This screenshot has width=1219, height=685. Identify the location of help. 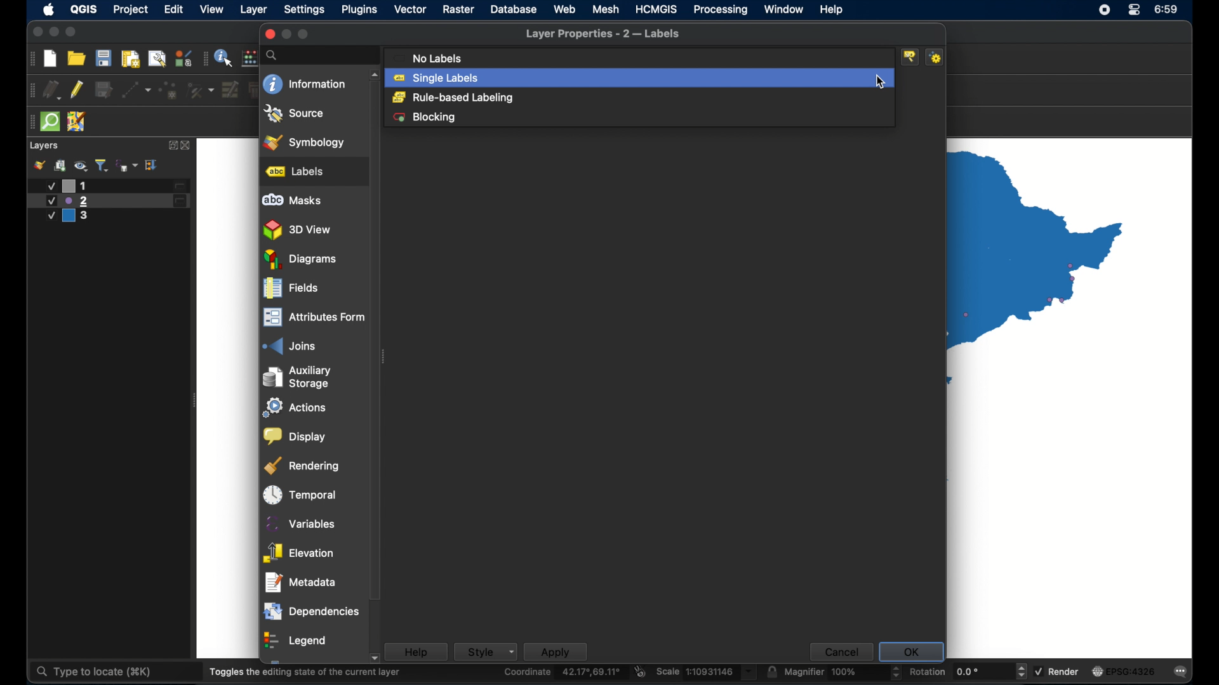
(832, 10).